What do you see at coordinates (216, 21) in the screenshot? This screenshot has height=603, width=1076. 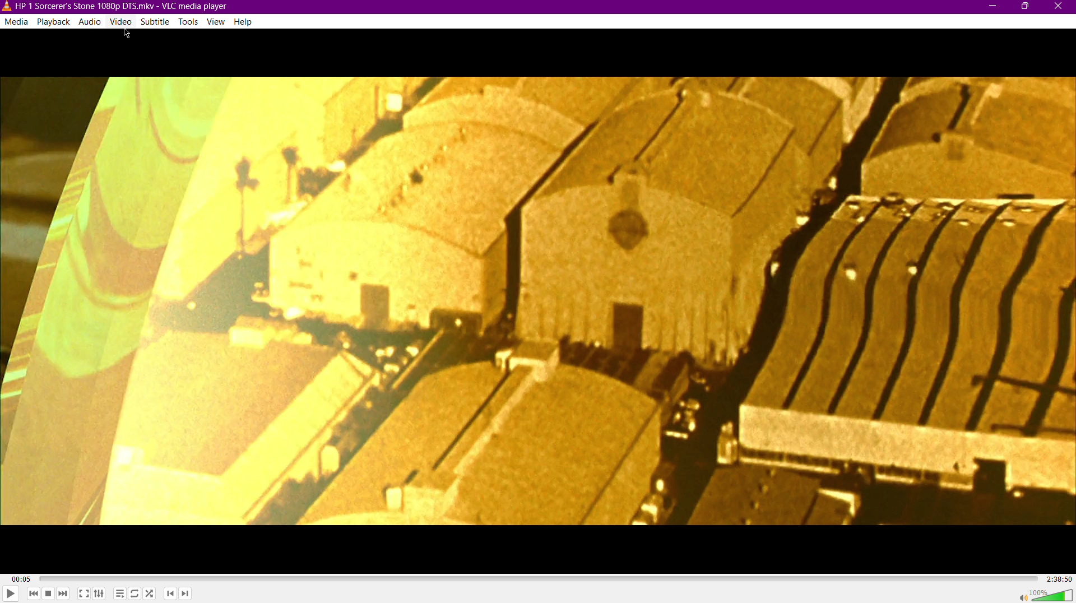 I see `View` at bounding box center [216, 21].